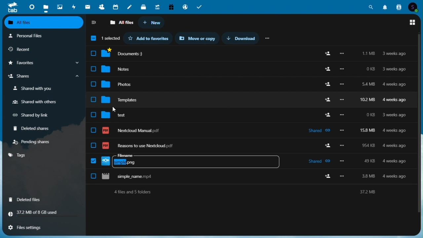 The width and height of the screenshot is (423, 238). I want to click on switch to grid view, so click(413, 22).